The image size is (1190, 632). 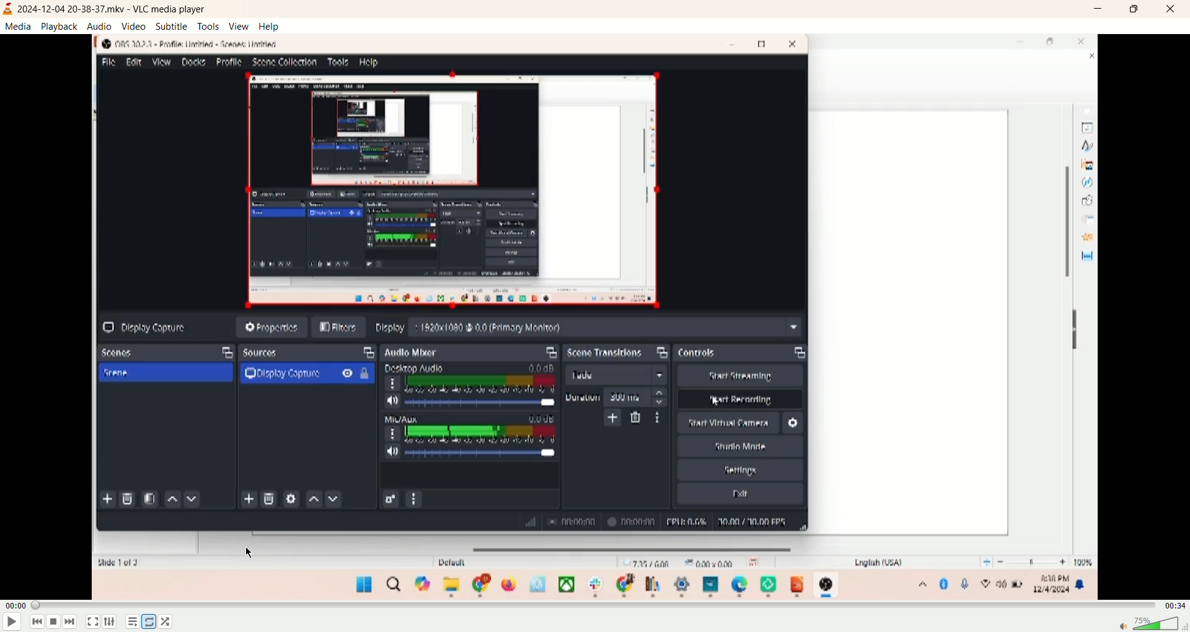 What do you see at coordinates (148, 622) in the screenshot?
I see `loop all` at bounding box center [148, 622].